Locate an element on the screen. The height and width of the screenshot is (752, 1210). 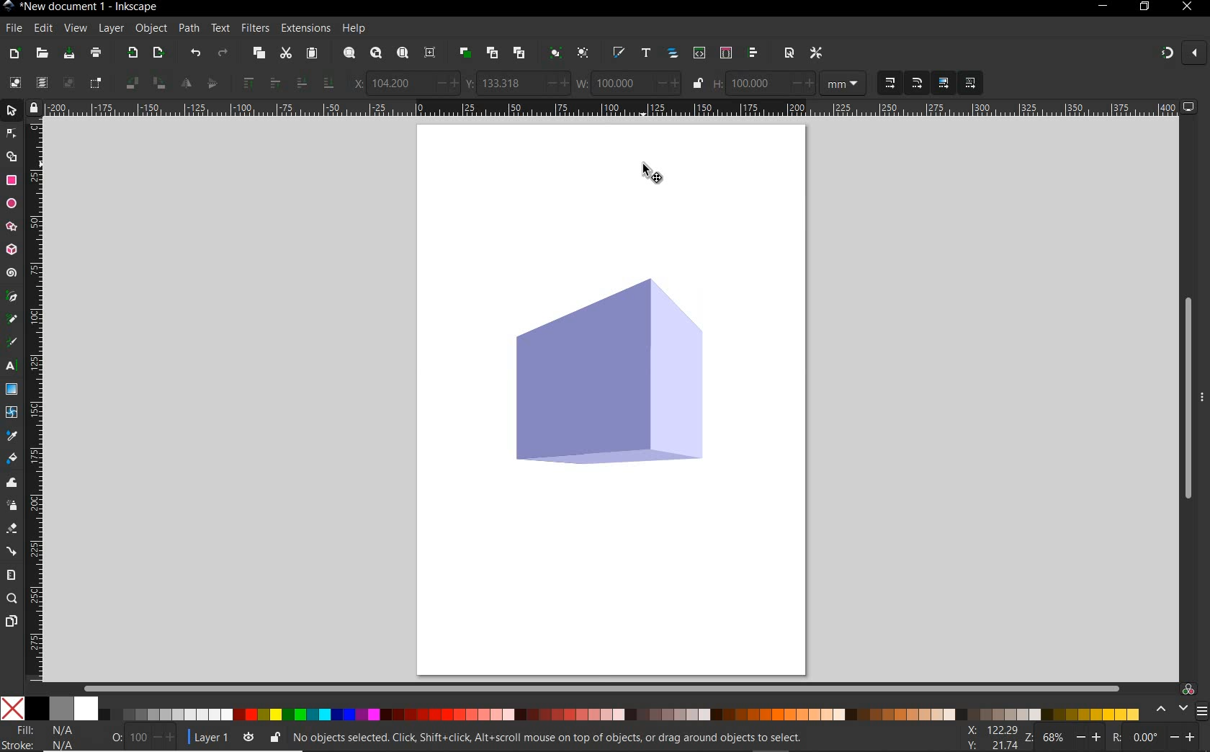
open preferences is located at coordinates (820, 54).